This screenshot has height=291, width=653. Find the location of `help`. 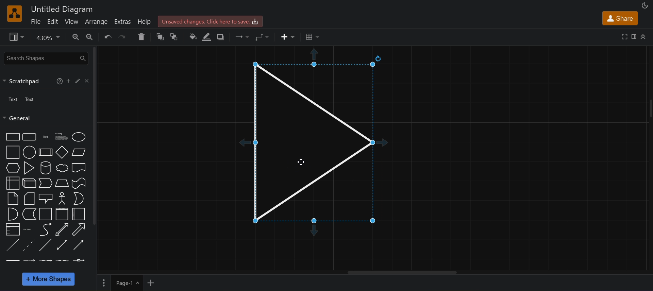

help is located at coordinates (145, 21).